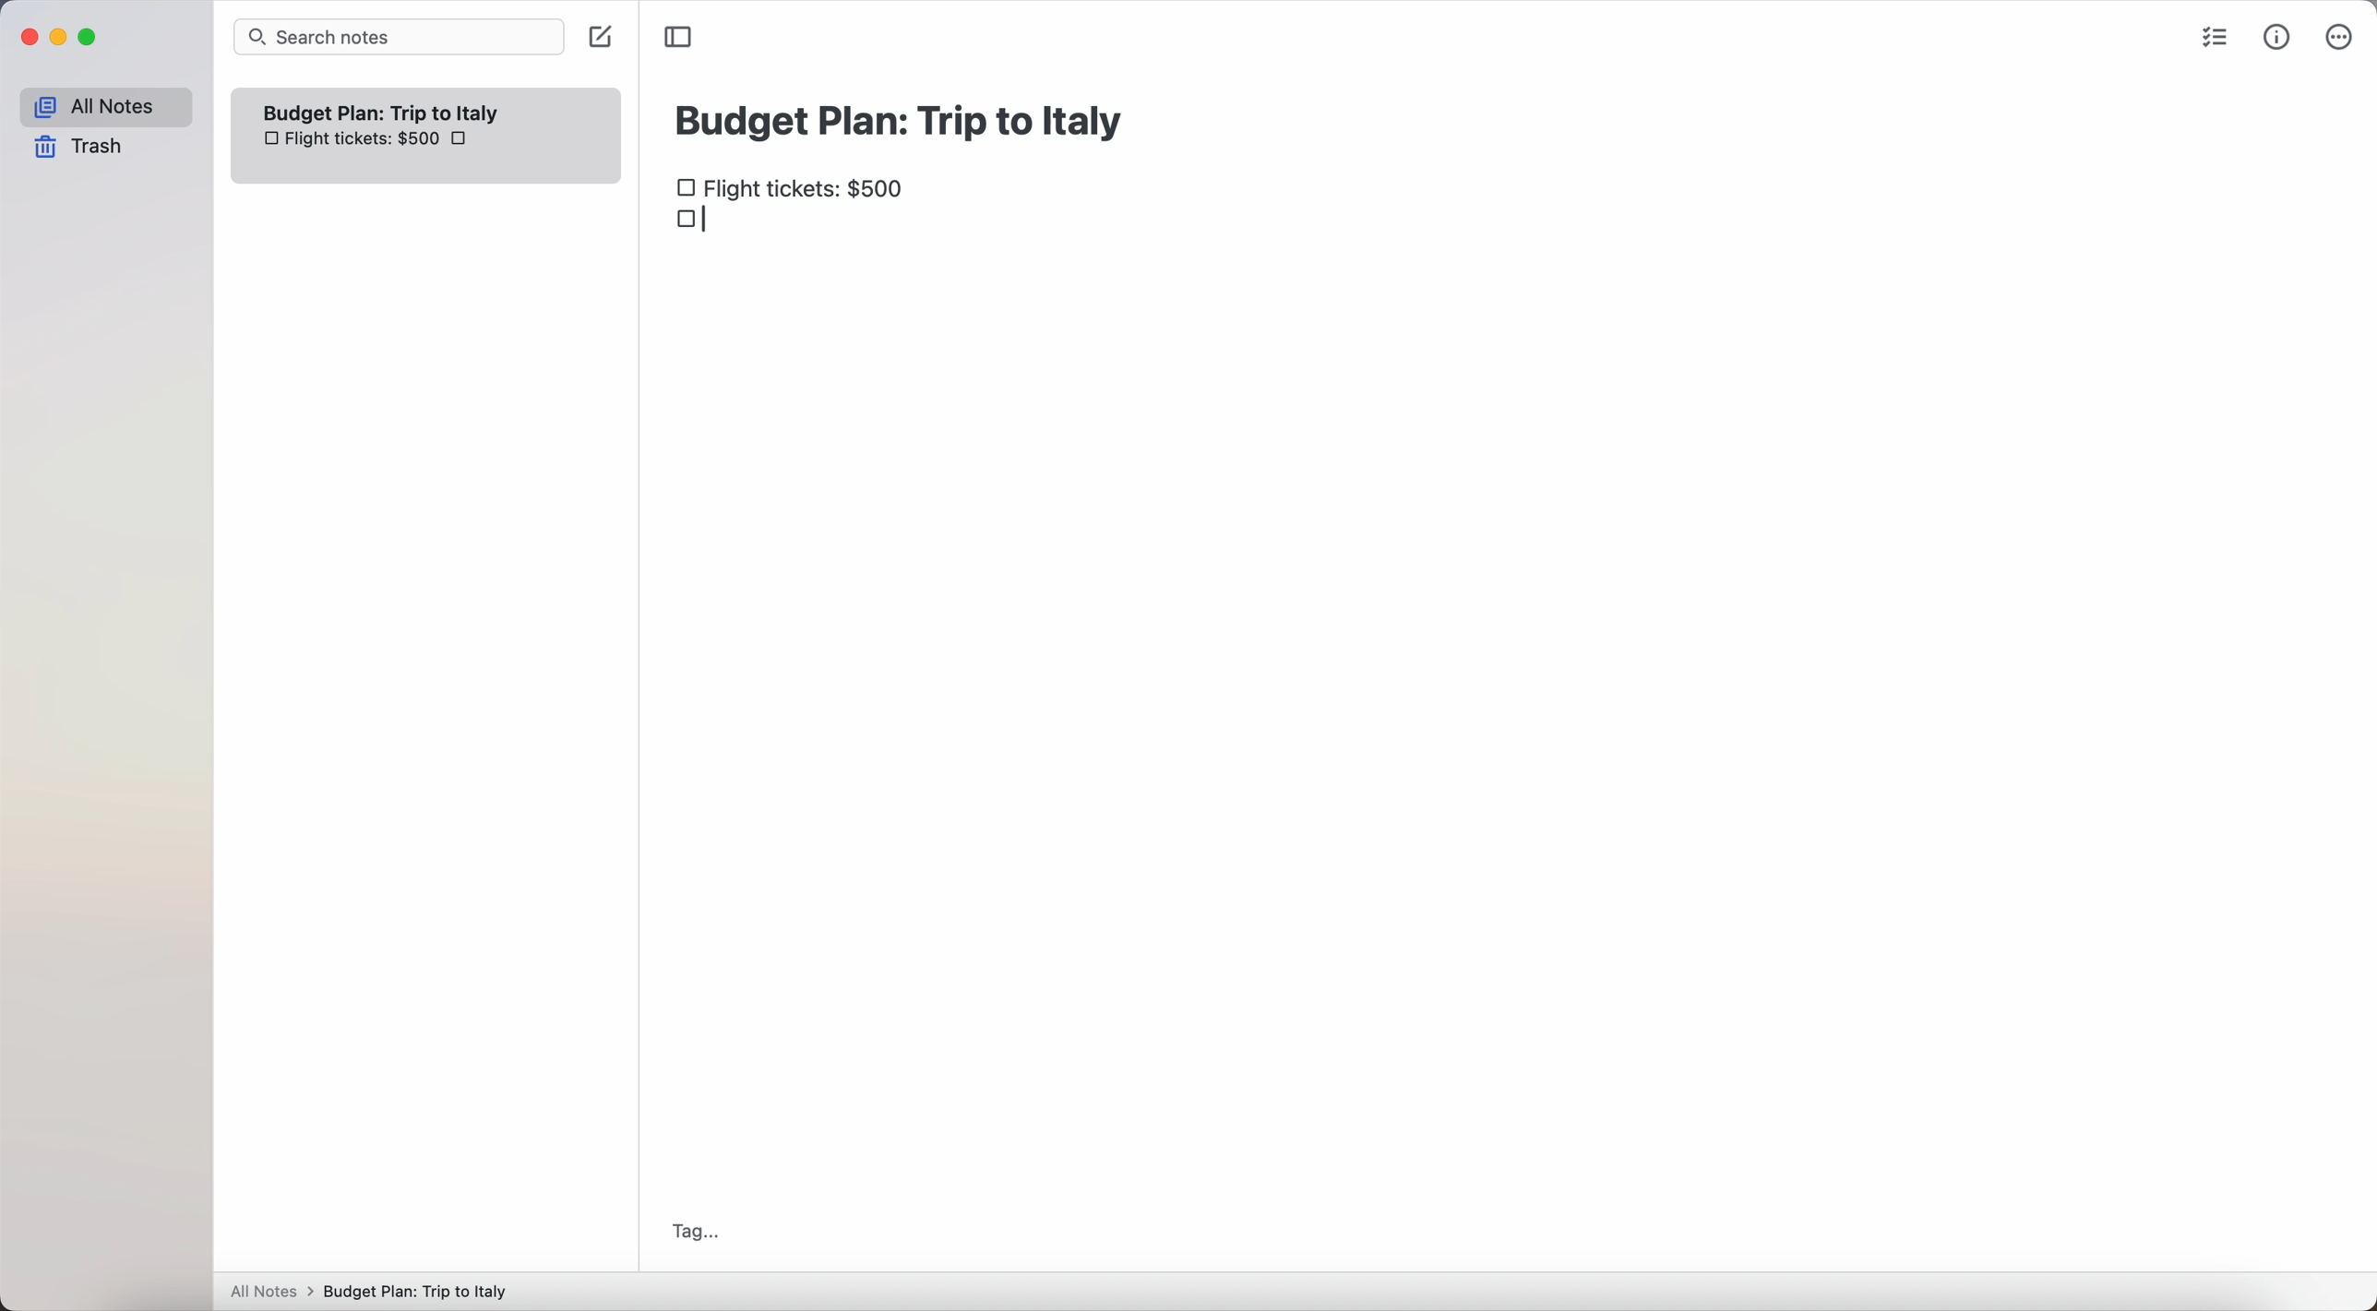 The height and width of the screenshot is (1311, 2377). I want to click on trash, so click(79, 147).